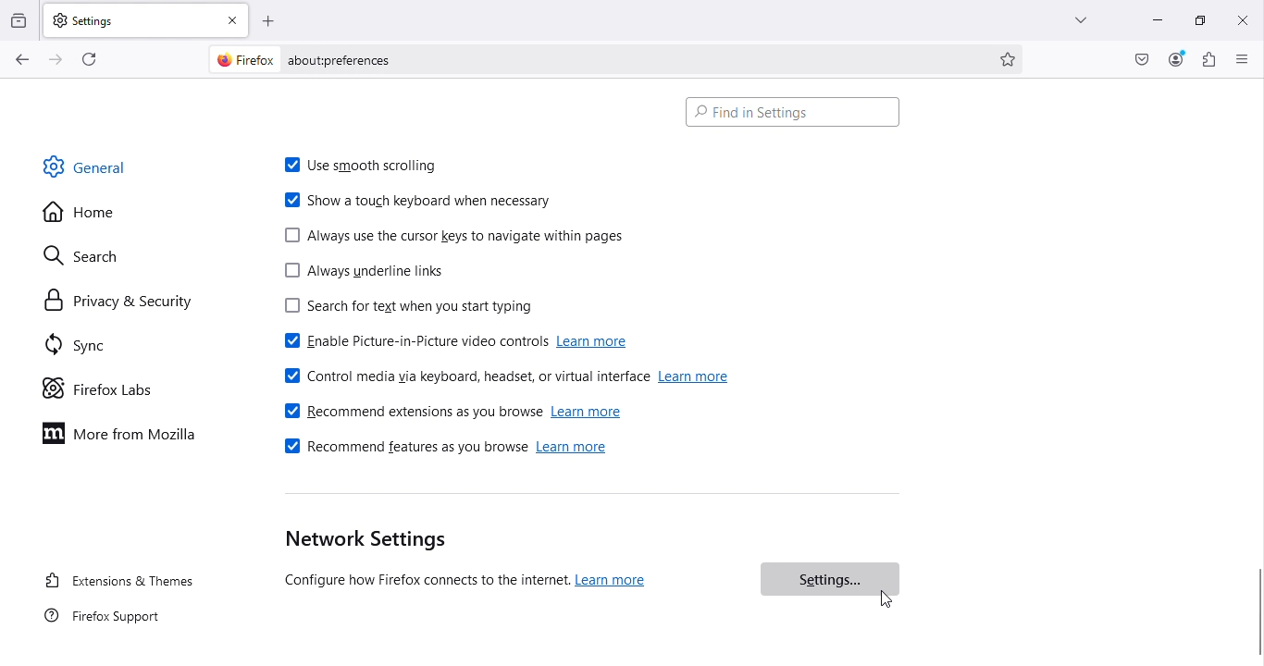 This screenshot has height=666, width=1264. I want to click on Firefox labs, so click(107, 386).